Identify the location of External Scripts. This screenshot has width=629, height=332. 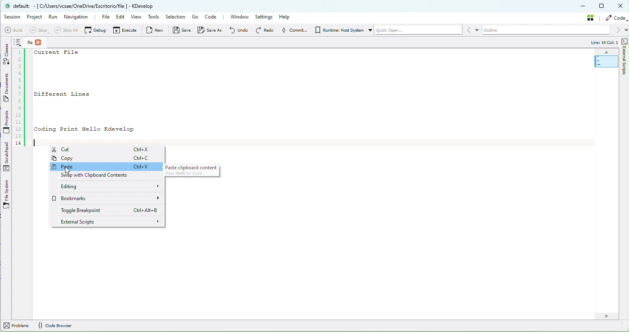
(109, 221).